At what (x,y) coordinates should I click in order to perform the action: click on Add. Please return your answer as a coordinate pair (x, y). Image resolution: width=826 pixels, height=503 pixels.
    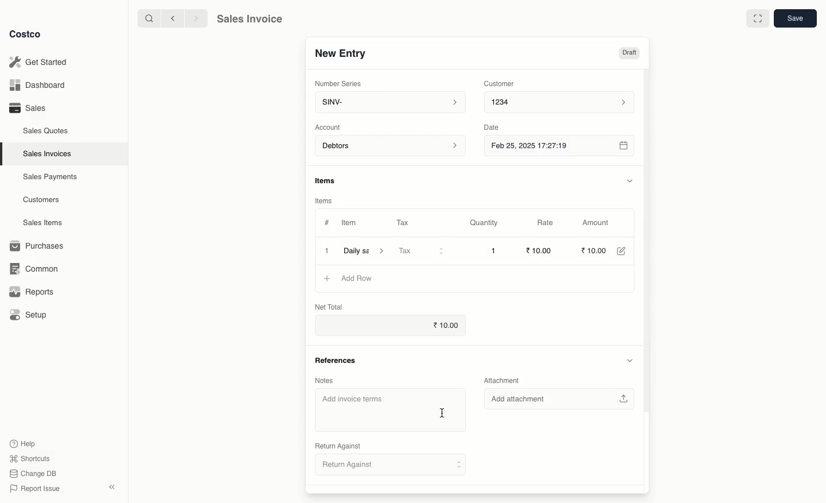
    Looking at the image, I should click on (328, 278).